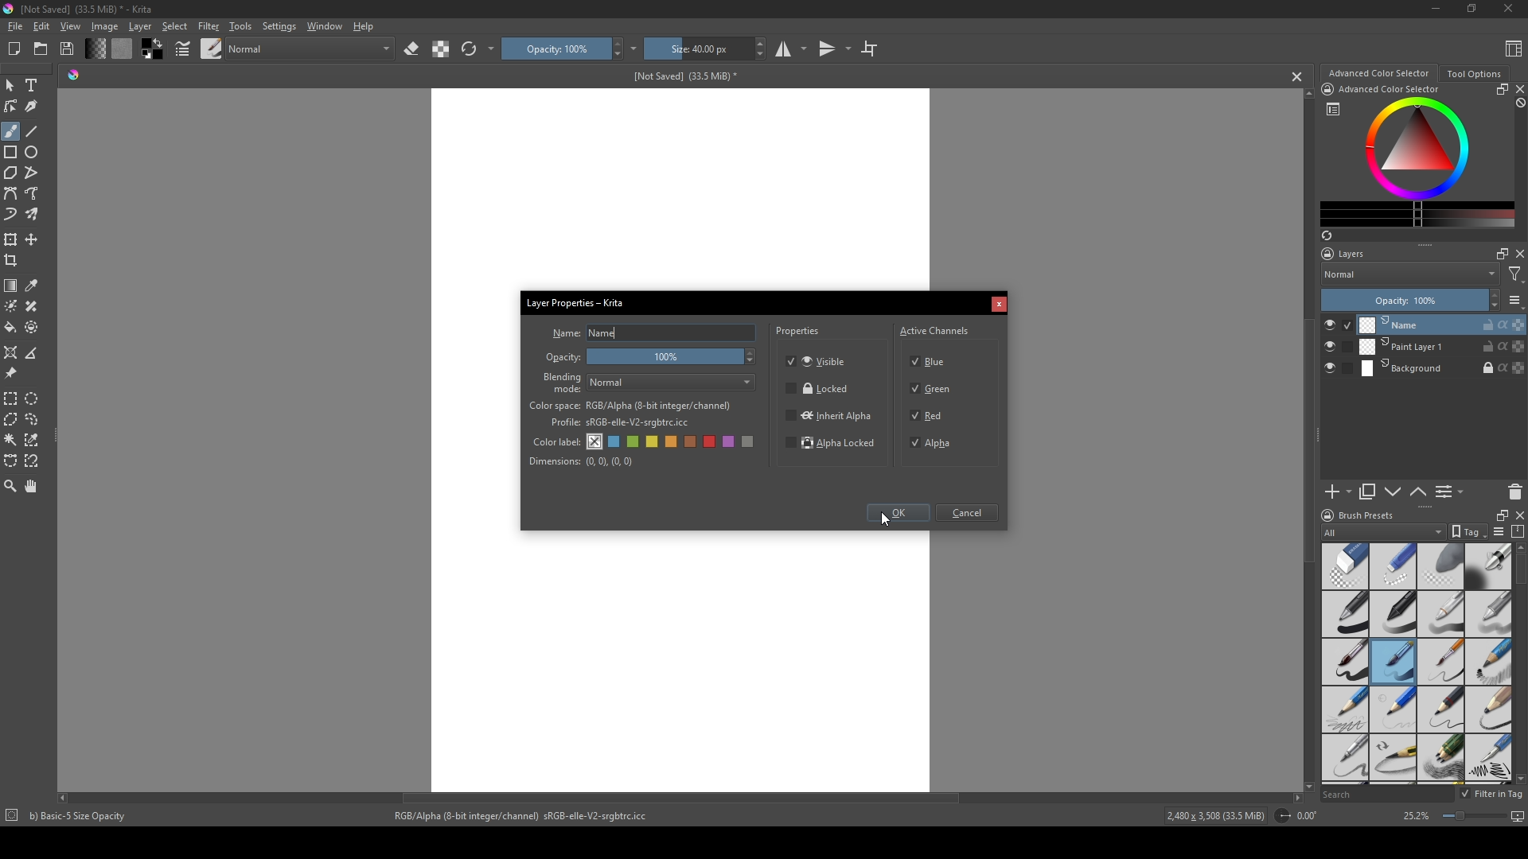  What do you see at coordinates (1440, 663) in the screenshot?
I see `thin brush` at bounding box center [1440, 663].